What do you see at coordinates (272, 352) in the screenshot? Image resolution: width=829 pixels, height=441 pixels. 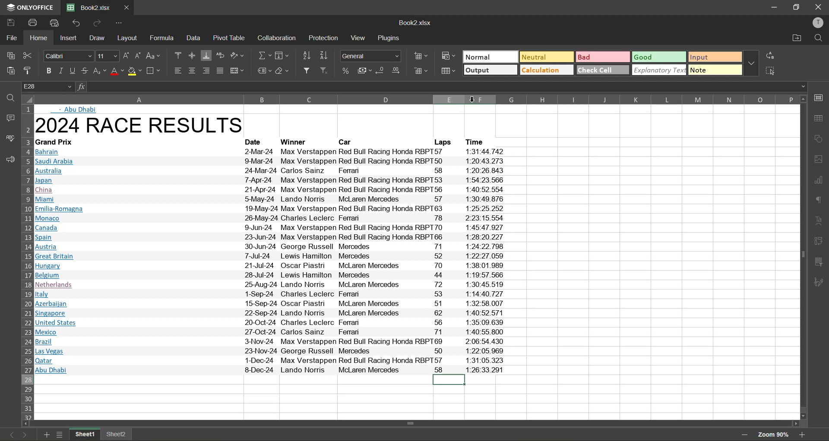 I see `Las Vegas 23-Nov-24 George Russell Mercedes S50 1:22:05.969` at bounding box center [272, 352].